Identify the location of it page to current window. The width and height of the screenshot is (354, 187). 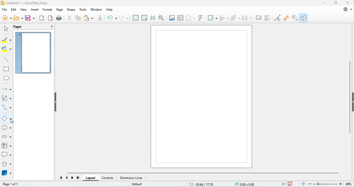
(303, 184).